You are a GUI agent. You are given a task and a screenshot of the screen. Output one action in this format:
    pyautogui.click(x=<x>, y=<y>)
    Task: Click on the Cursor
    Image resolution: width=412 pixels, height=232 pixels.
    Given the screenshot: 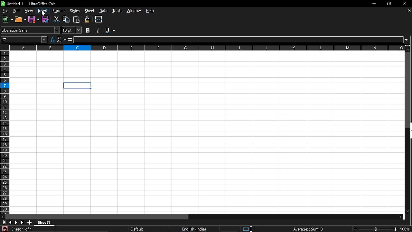 What is the action you would take?
    pyautogui.click(x=44, y=14)
    